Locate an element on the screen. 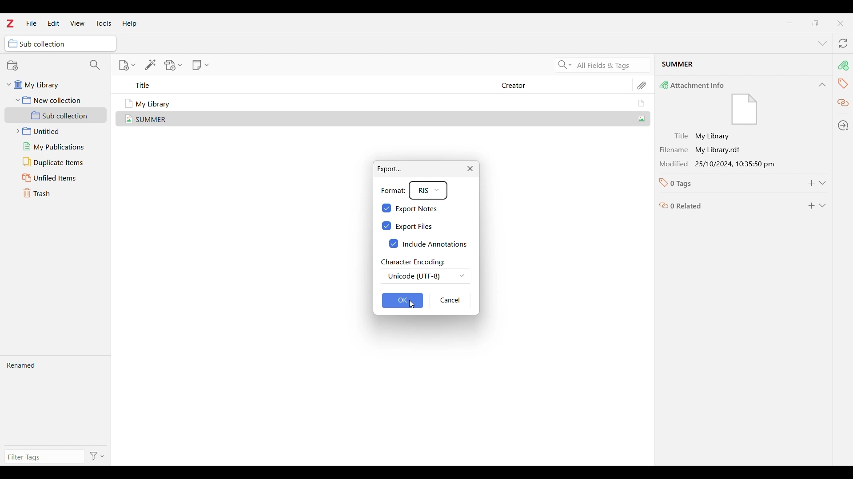  0 Tags is located at coordinates (725, 183).